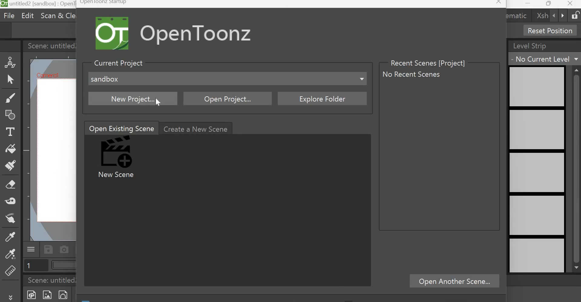 This screenshot has width=581, height=302. I want to click on xsh, so click(535, 16).